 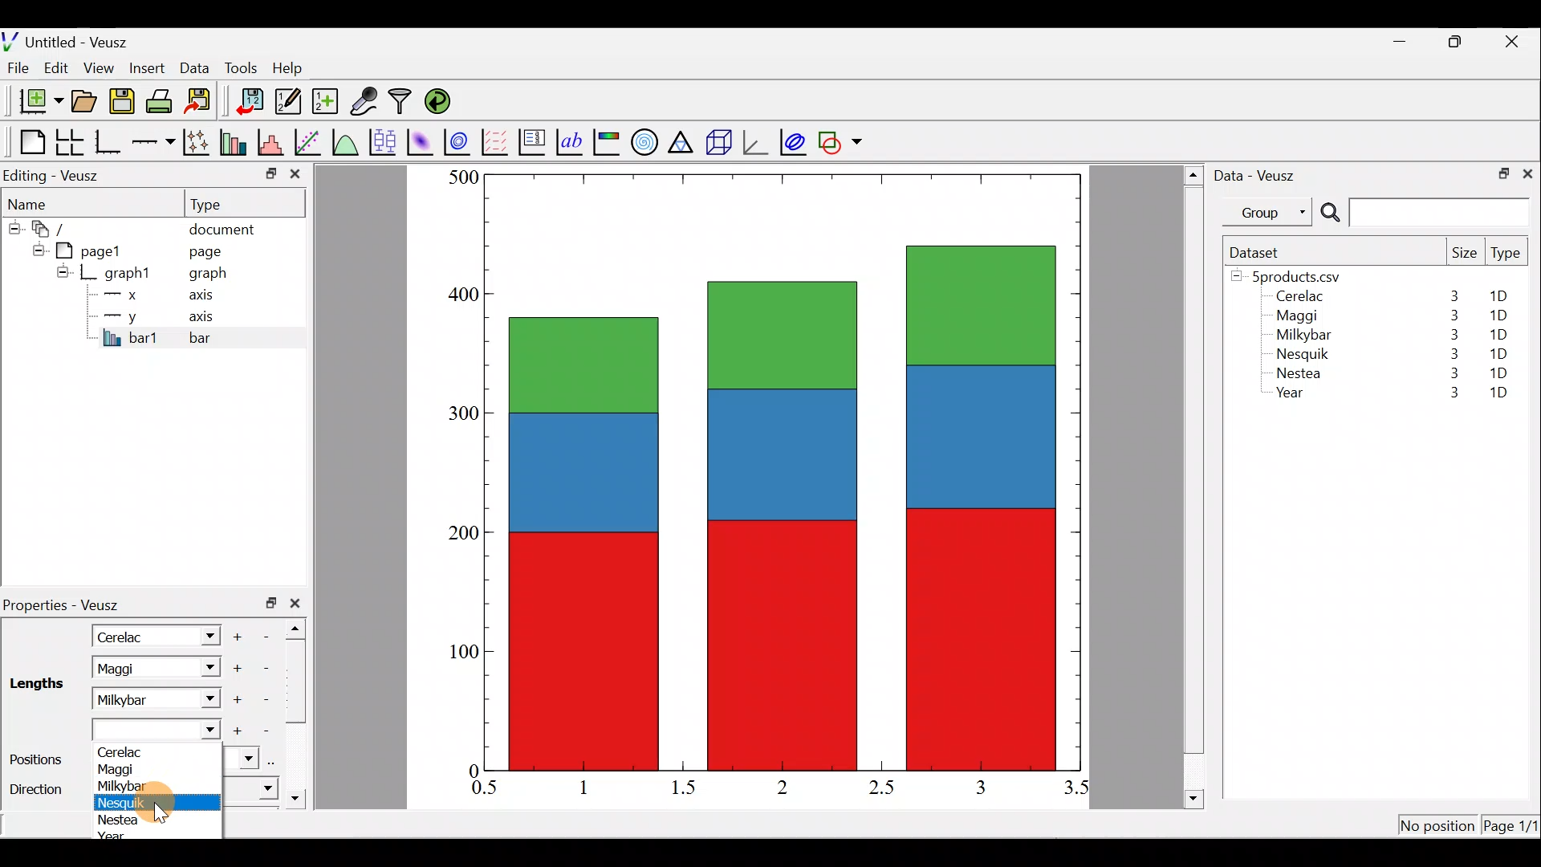 I want to click on Length dropdown, so click(x=205, y=668).